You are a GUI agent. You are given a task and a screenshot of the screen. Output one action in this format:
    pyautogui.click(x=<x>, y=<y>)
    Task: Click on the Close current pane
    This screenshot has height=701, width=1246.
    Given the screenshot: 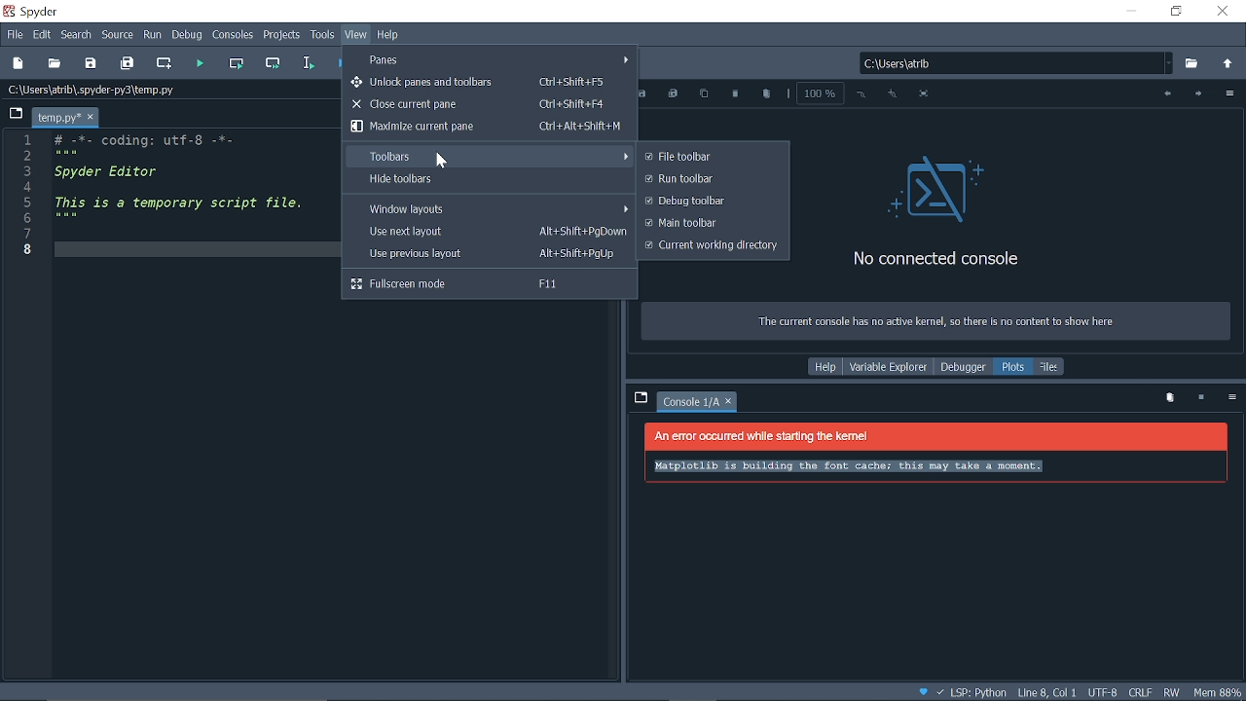 What is the action you would take?
    pyautogui.click(x=488, y=104)
    